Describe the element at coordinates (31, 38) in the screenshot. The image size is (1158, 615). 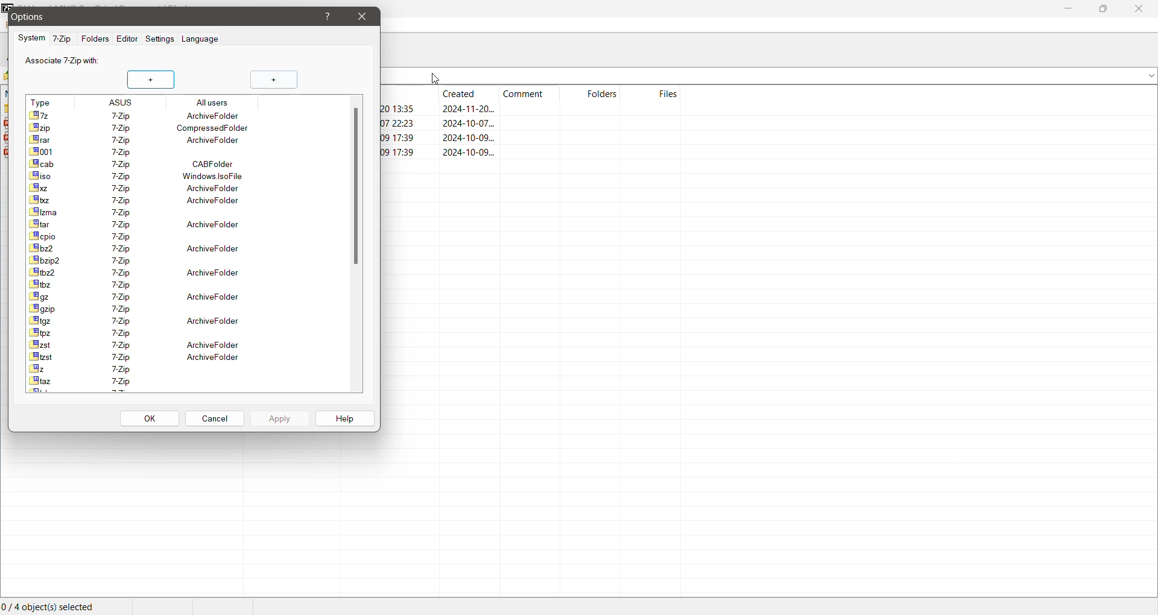
I see `System` at that location.